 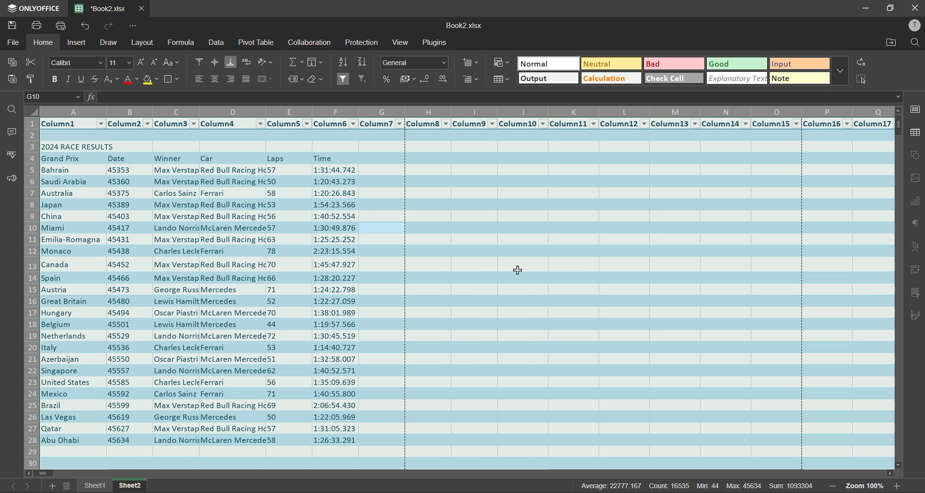 What do you see at coordinates (63, 27) in the screenshot?
I see `quick print` at bounding box center [63, 27].